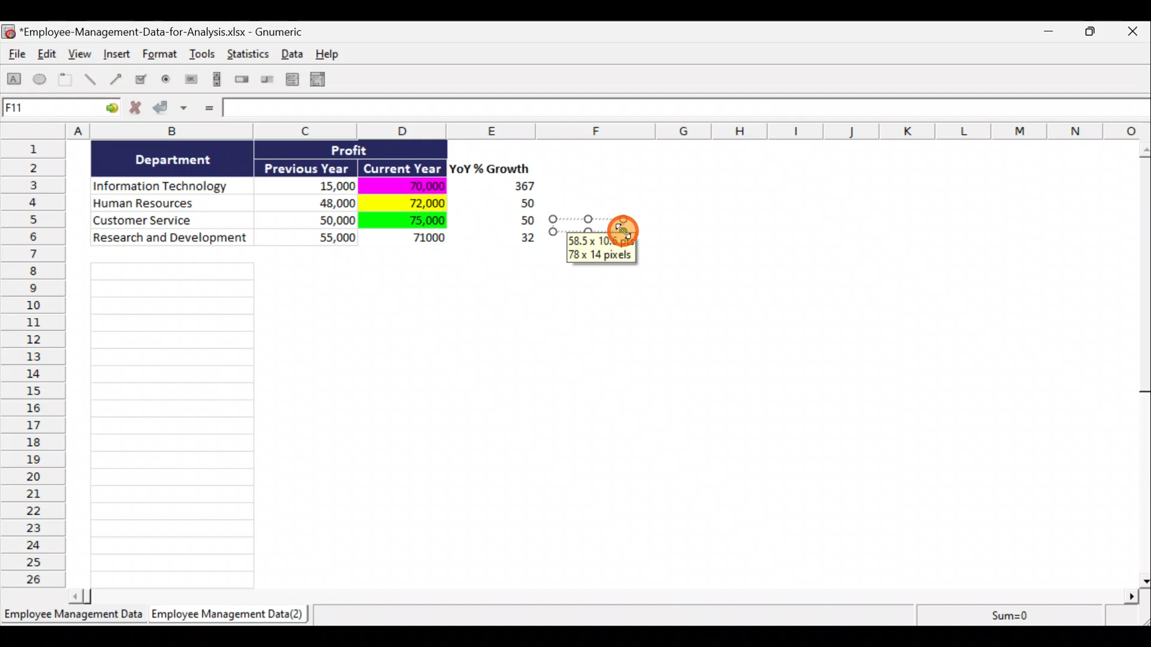  Describe the element at coordinates (172, 112) in the screenshot. I see `Accept changes` at that location.